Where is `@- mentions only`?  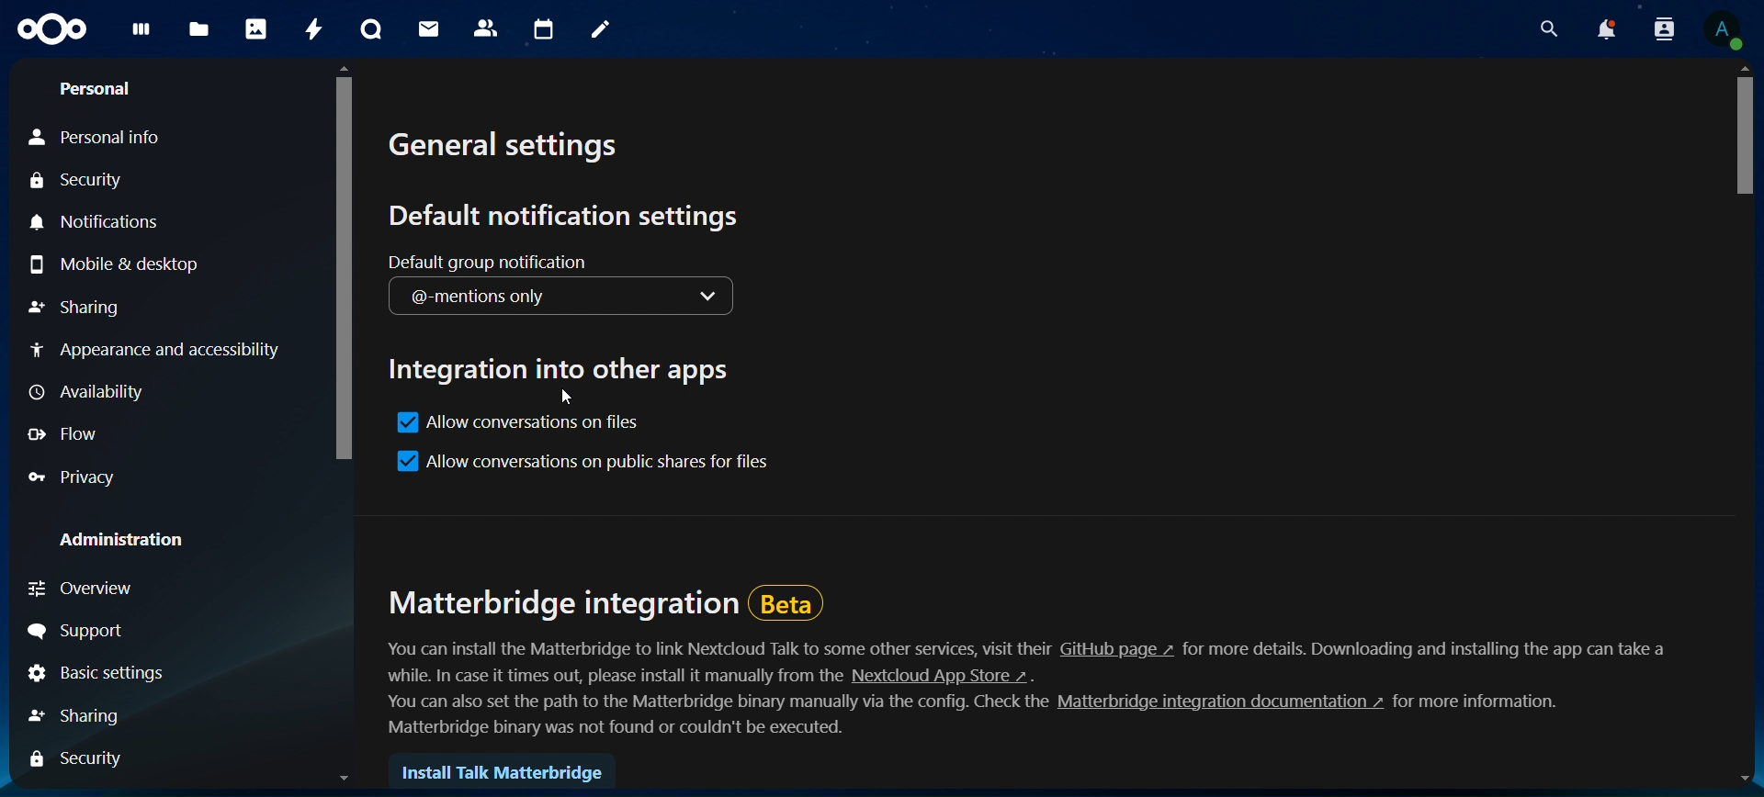
@- mentions only is located at coordinates (562, 297).